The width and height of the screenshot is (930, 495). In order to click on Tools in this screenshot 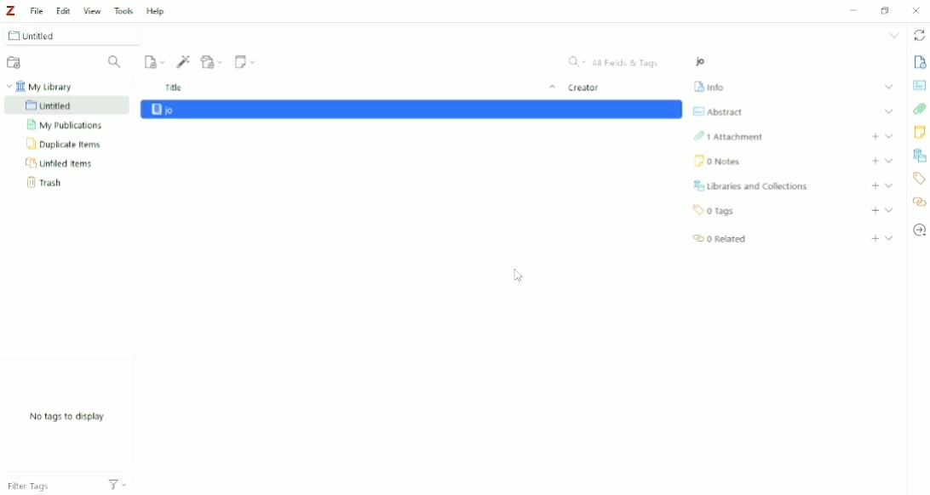, I will do `click(123, 10)`.